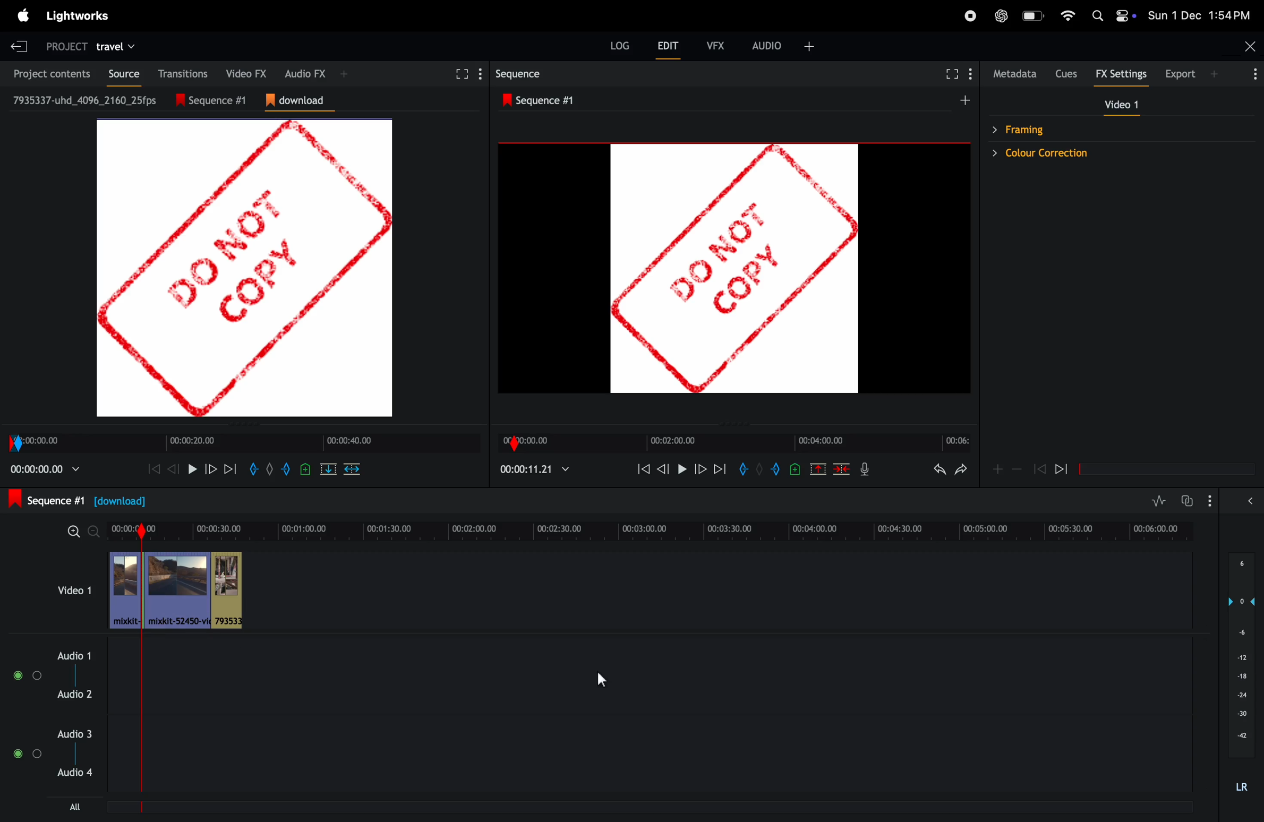 The height and width of the screenshot is (822, 1264). I want to click on chatgpt, so click(1001, 16).